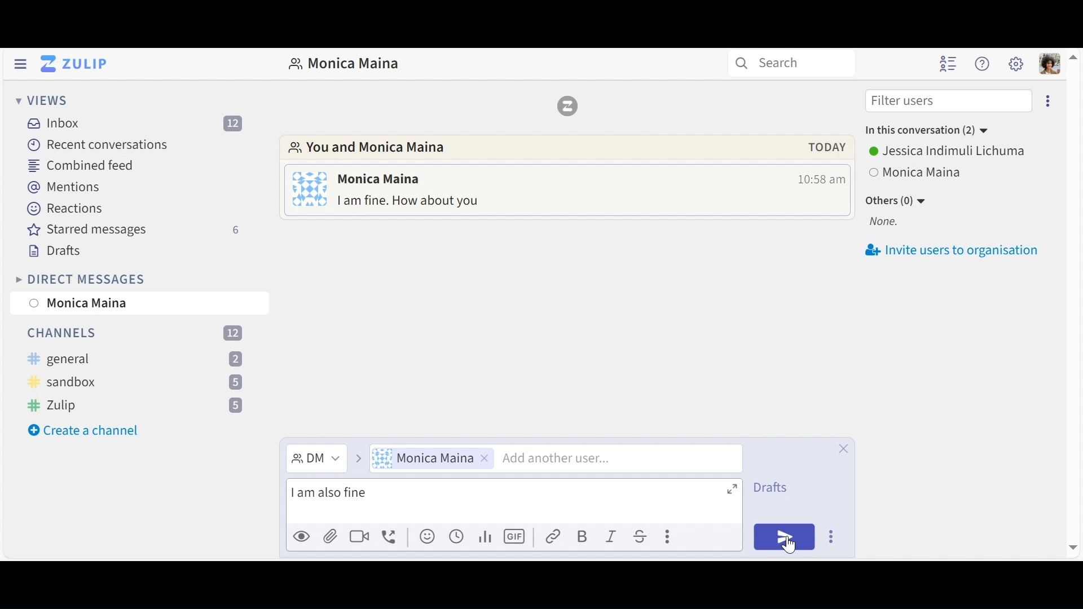  I want to click on Add GIF, so click(516, 537).